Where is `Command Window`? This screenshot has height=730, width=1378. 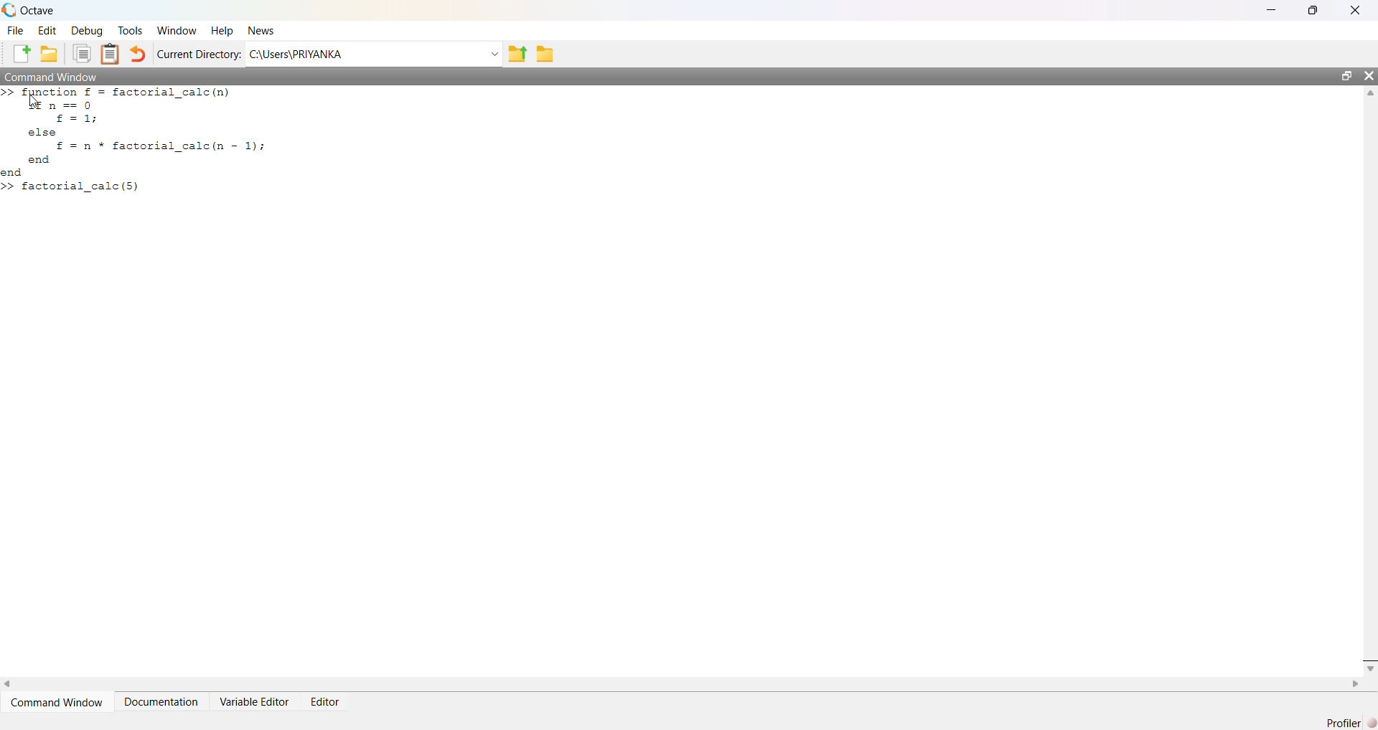 Command Window is located at coordinates (60, 702).